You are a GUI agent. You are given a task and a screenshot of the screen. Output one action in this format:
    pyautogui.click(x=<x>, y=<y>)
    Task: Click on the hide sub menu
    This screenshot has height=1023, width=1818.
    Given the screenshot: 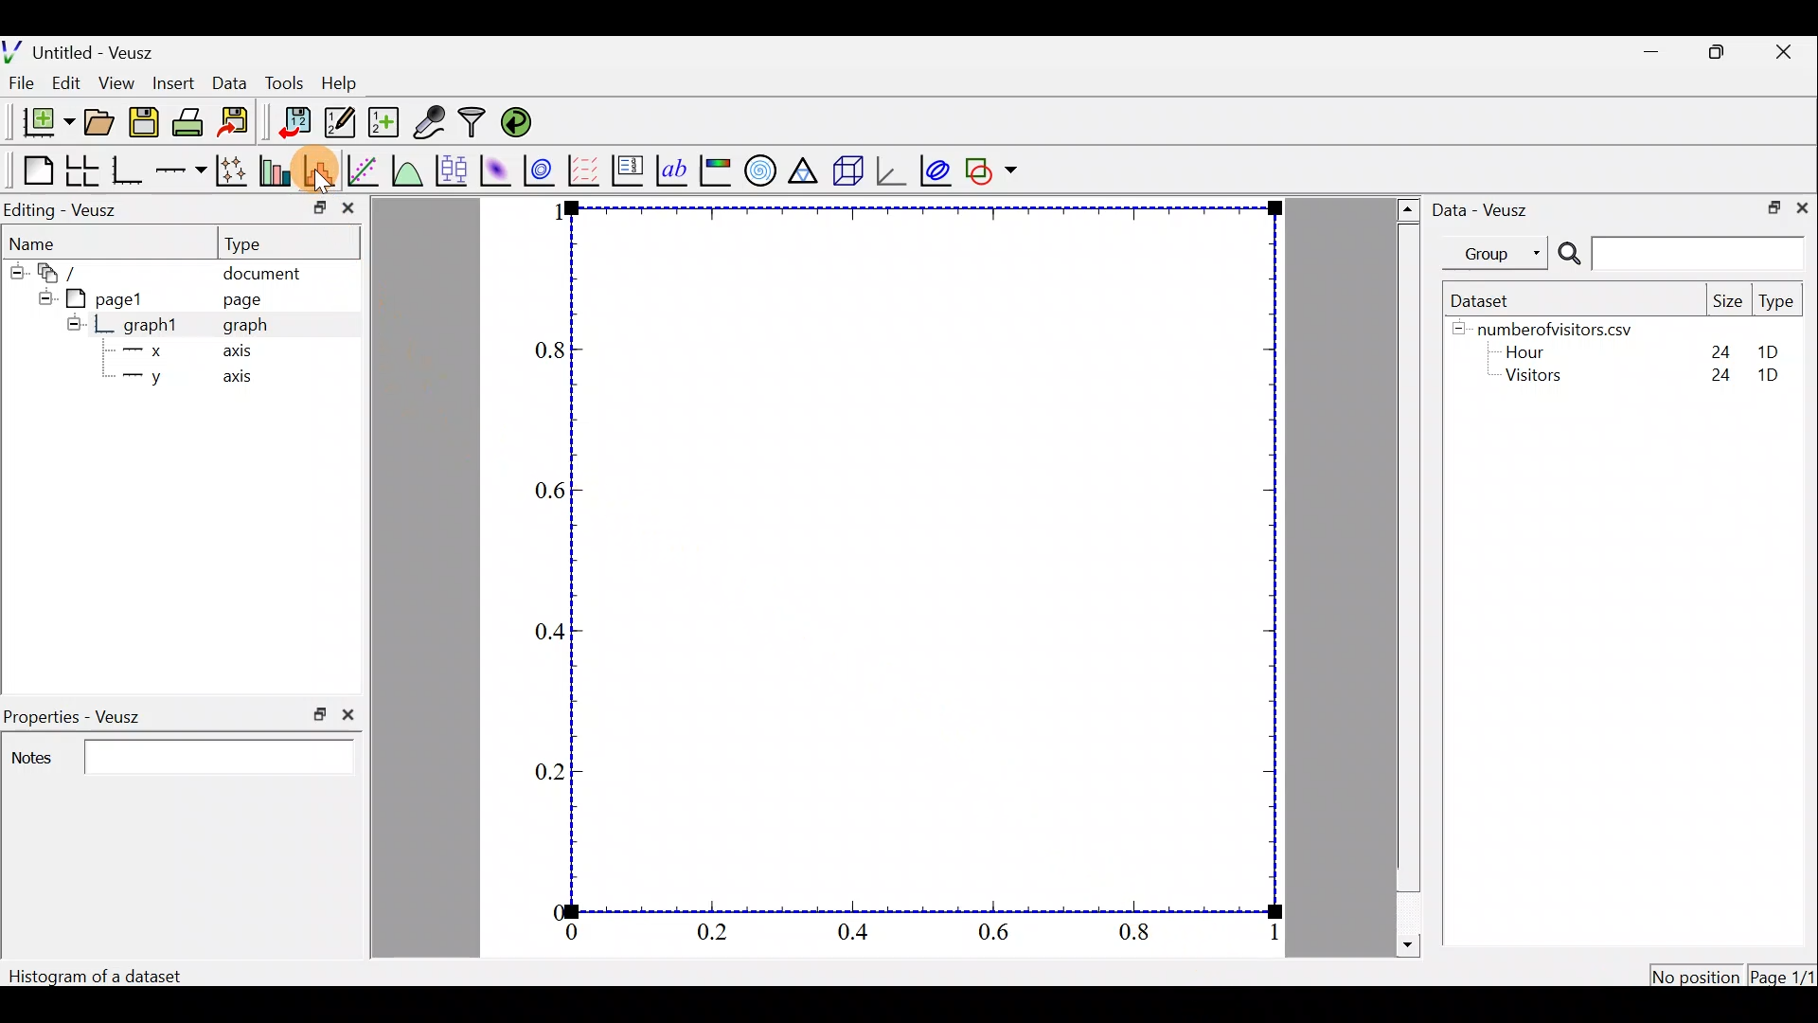 What is the action you would take?
    pyautogui.click(x=69, y=327)
    